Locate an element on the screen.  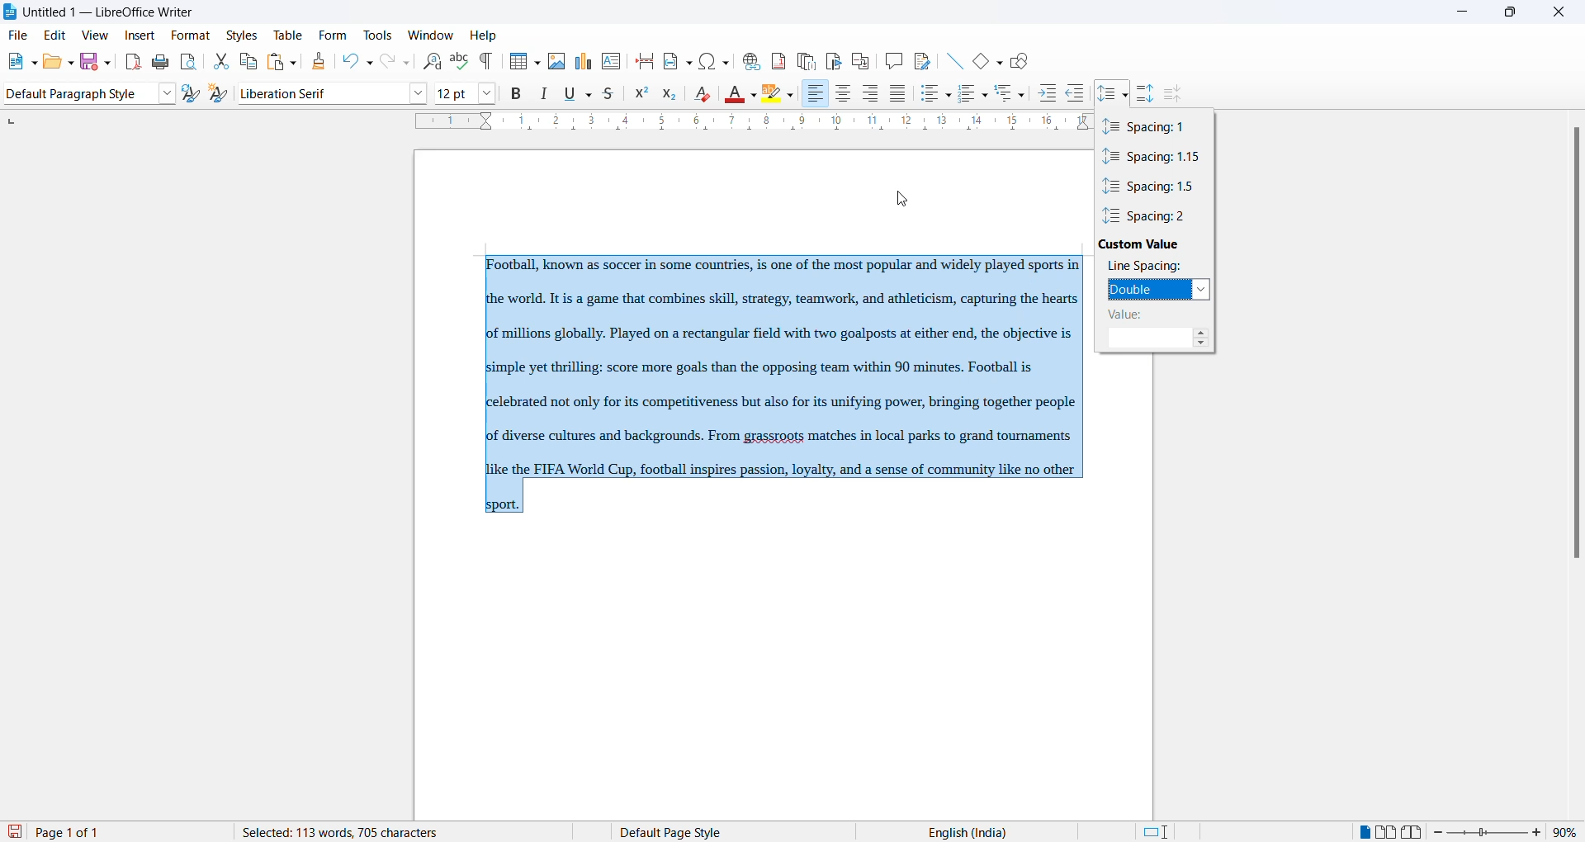
decrease indent  is located at coordinates (1076, 92).